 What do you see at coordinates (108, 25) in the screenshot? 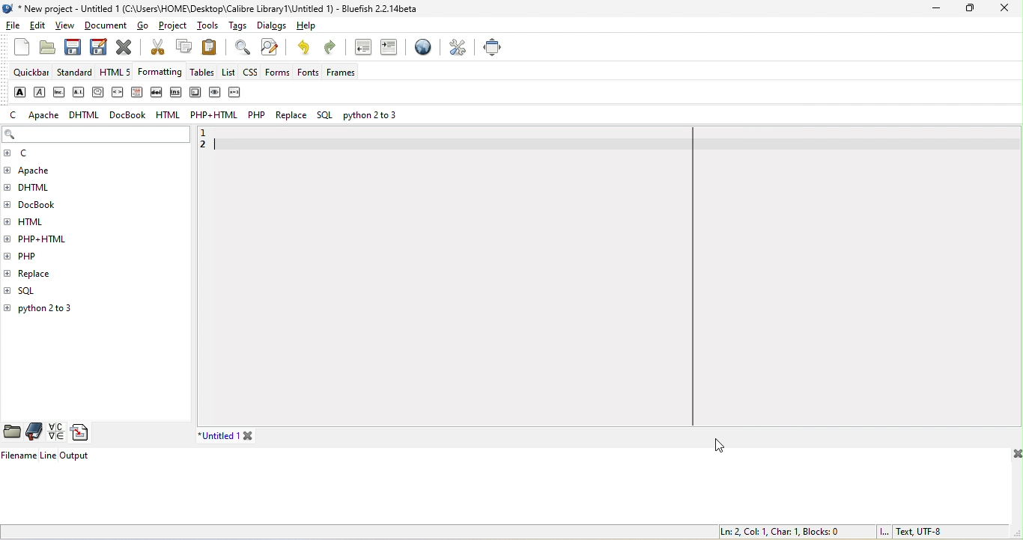
I see `document` at bounding box center [108, 25].